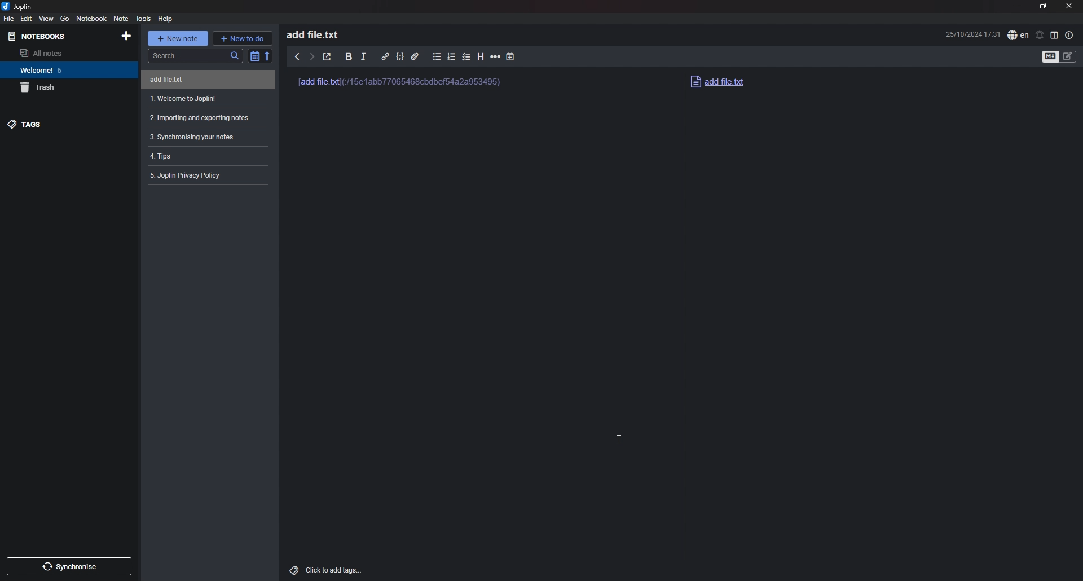 This screenshot has width=1083, height=581. Describe the element at coordinates (122, 18) in the screenshot. I see `note` at that location.